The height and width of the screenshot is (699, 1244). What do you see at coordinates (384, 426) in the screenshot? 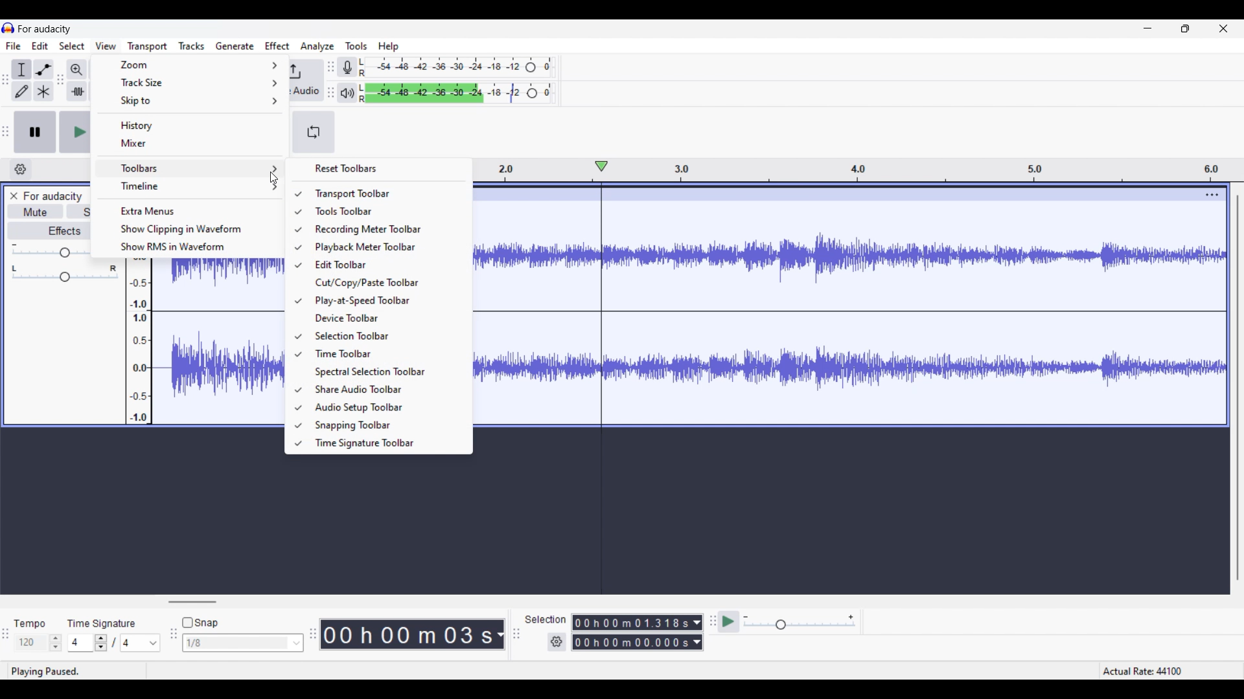
I see `Snapping toolbar` at bounding box center [384, 426].